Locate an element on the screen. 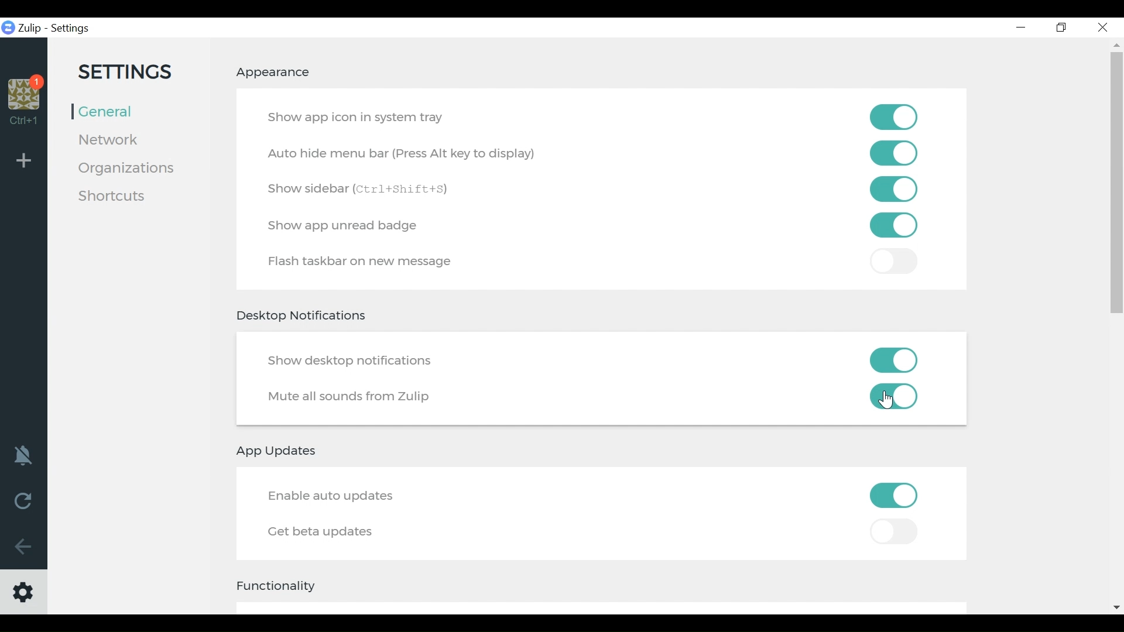 The width and height of the screenshot is (1124, 632). Organisation is located at coordinates (127, 168).